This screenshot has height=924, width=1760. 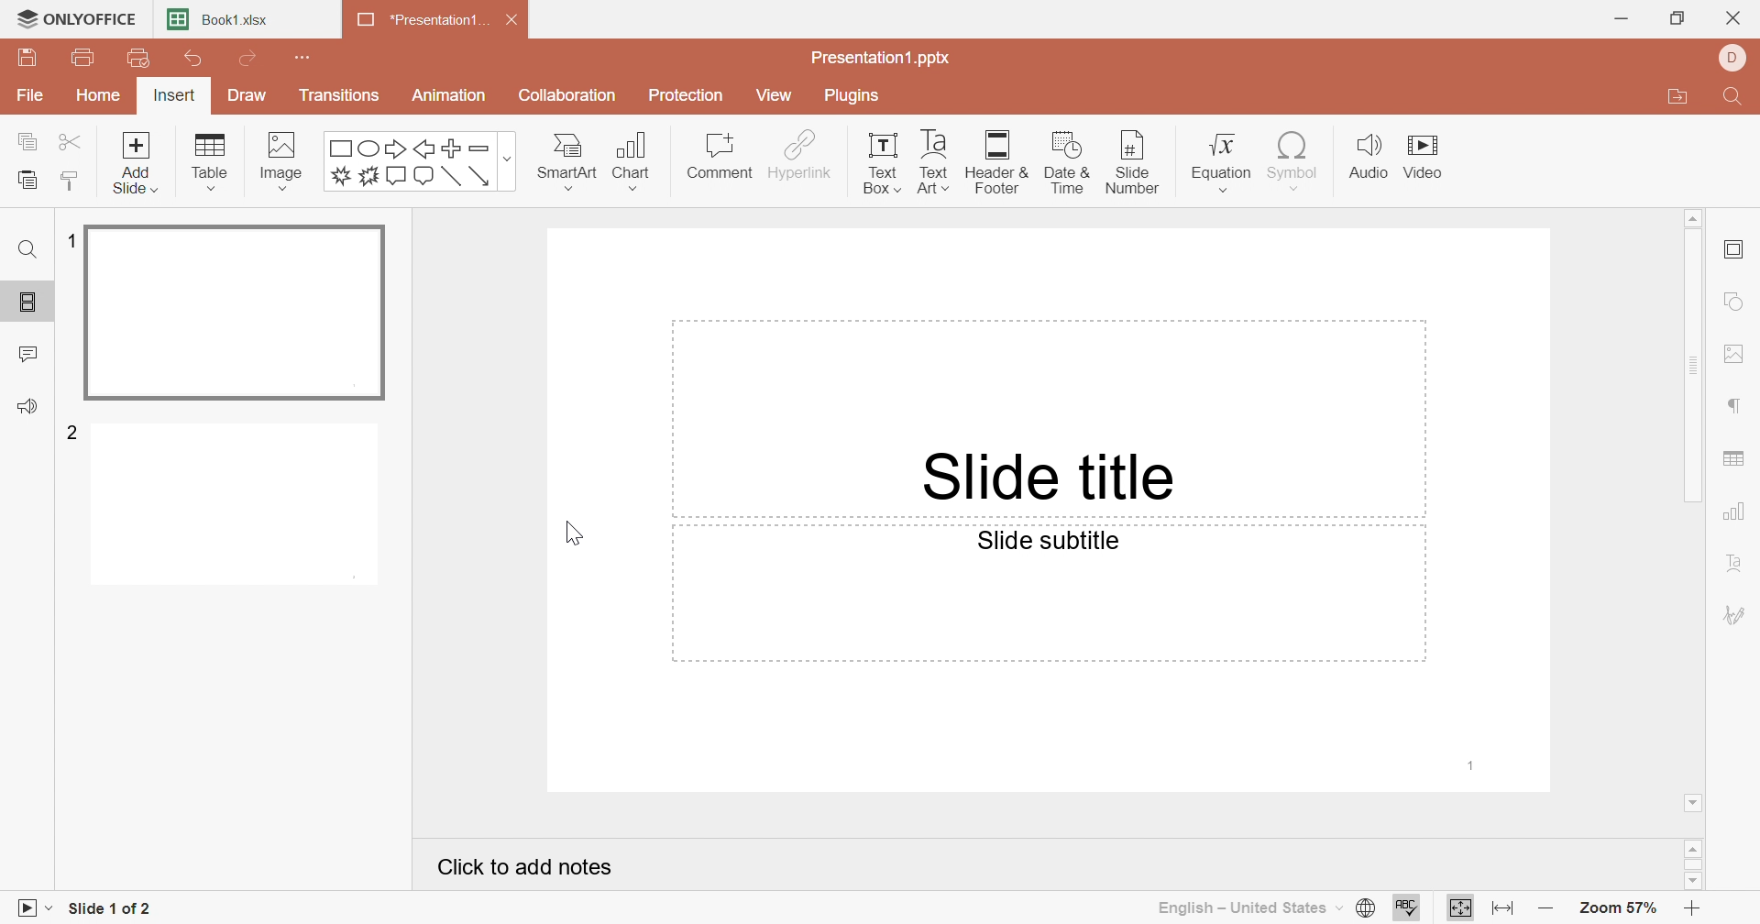 What do you see at coordinates (193, 62) in the screenshot?
I see `Undo` at bounding box center [193, 62].